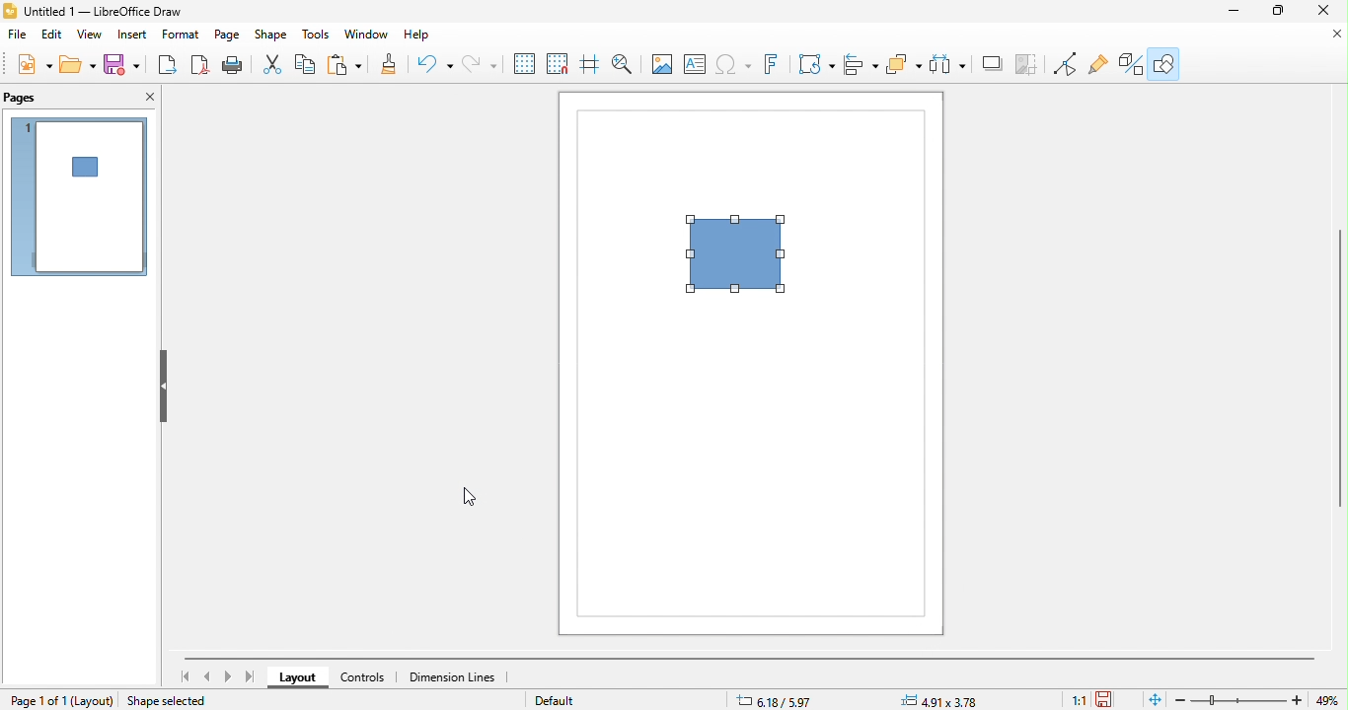 The height and width of the screenshot is (710, 1348). Describe the element at coordinates (209, 676) in the screenshot. I see `previous page` at that location.